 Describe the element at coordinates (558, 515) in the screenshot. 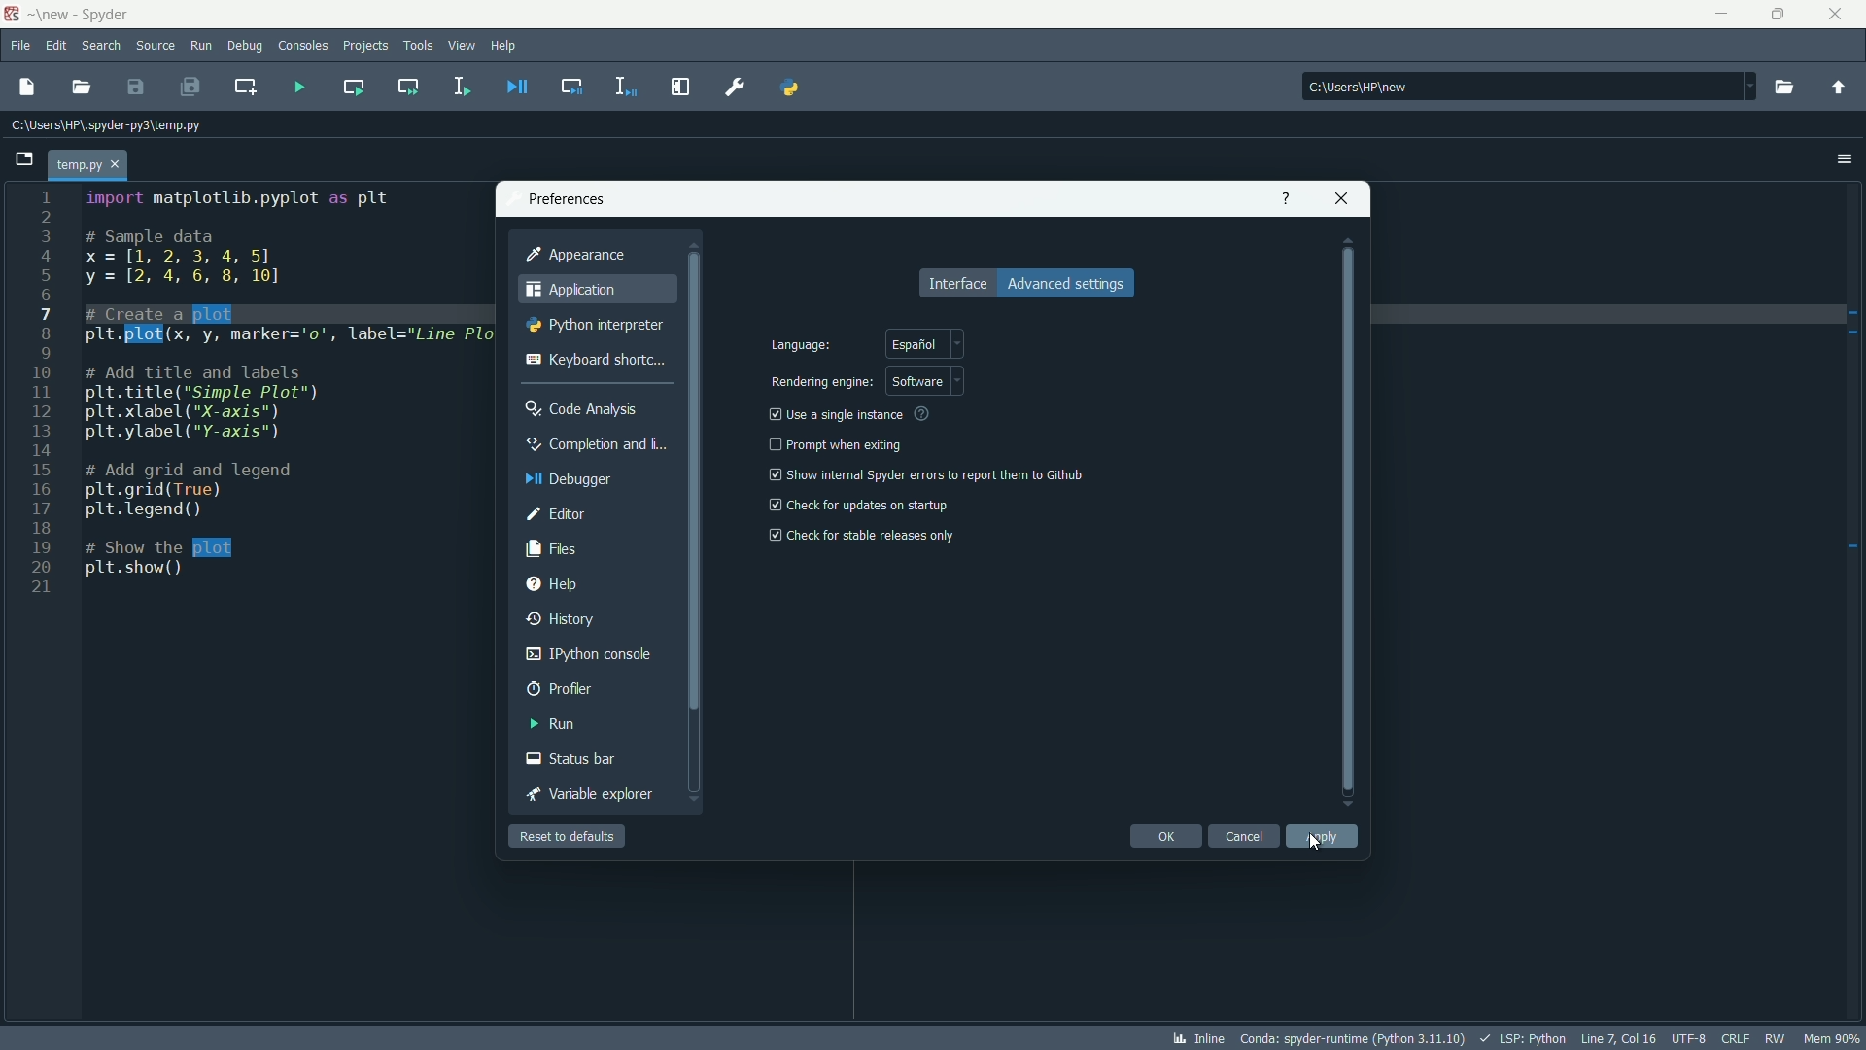

I see `editor` at that location.